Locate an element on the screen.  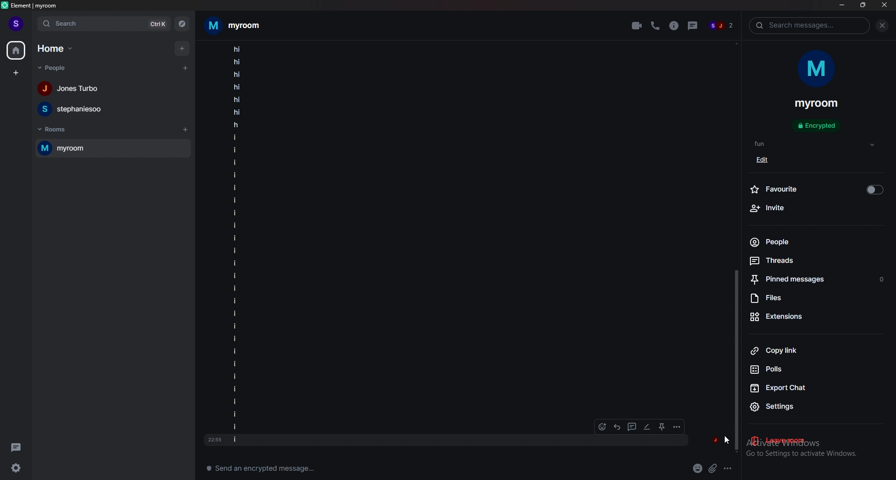
attachment is located at coordinates (712, 468).